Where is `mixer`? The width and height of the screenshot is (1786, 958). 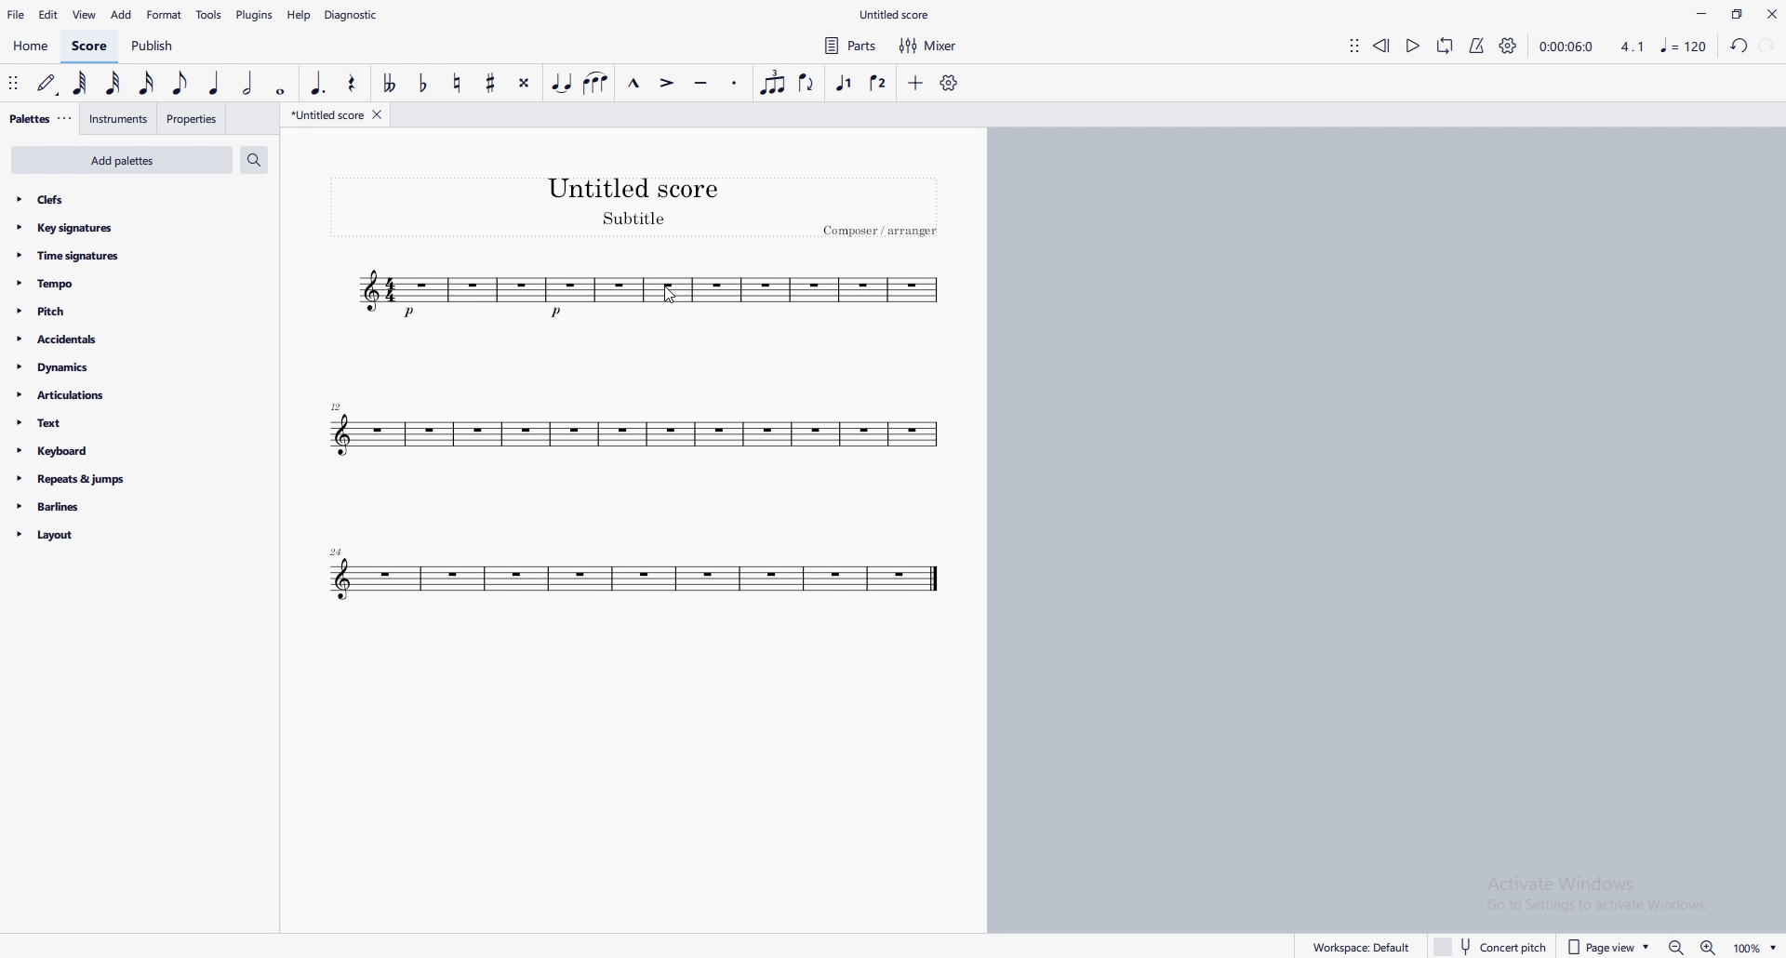
mixer is located at coordinates (927, 46).